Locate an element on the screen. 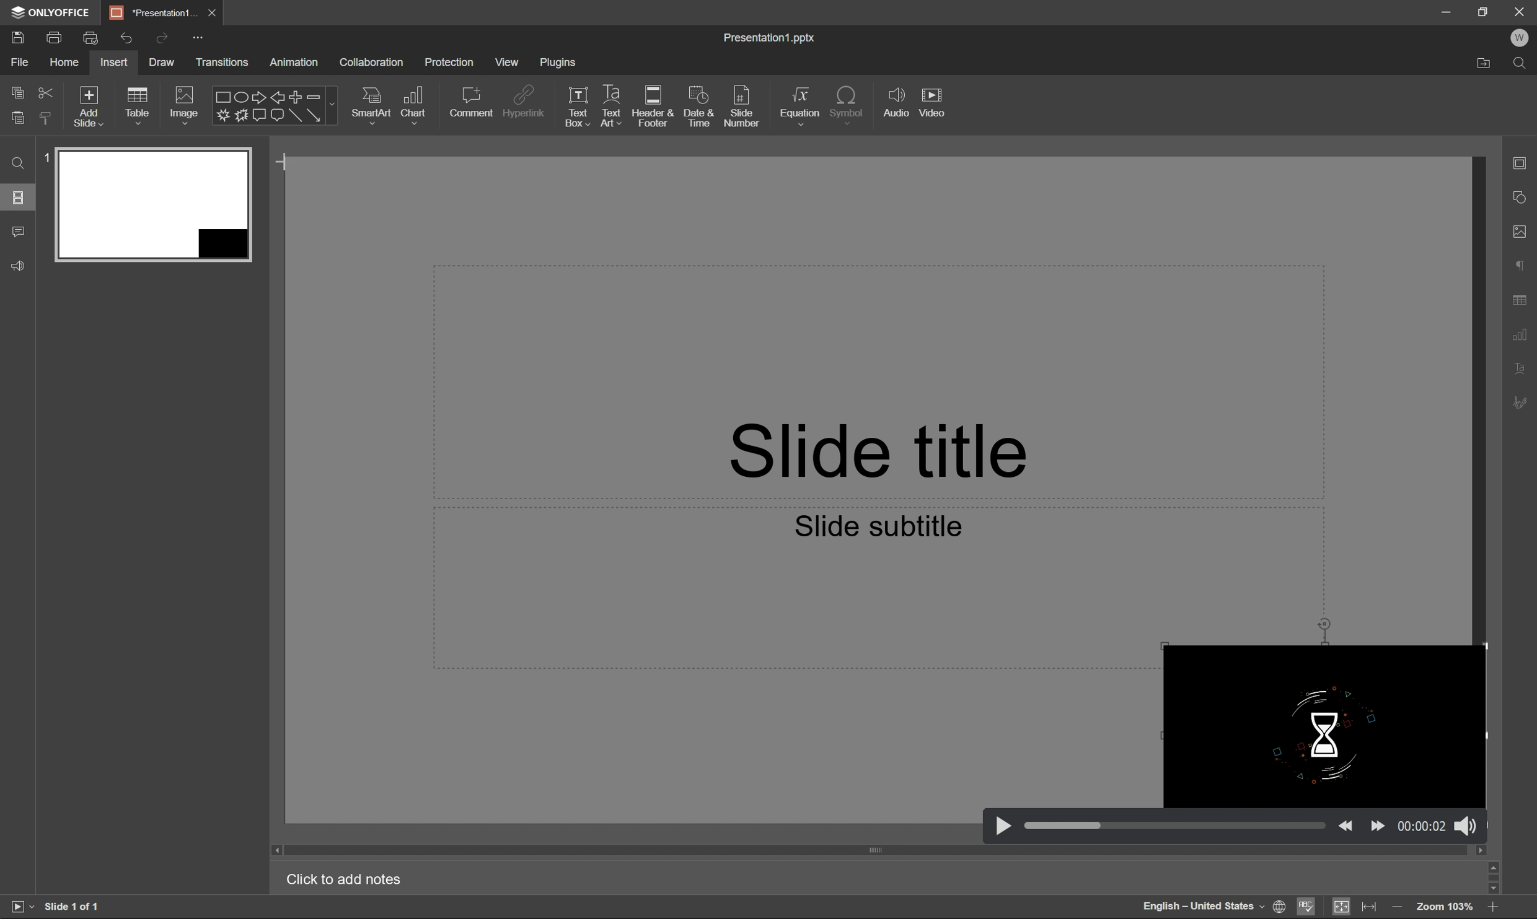 This screenshot has width=1537, height=919. Cursor is located at coordinates (286, 165).